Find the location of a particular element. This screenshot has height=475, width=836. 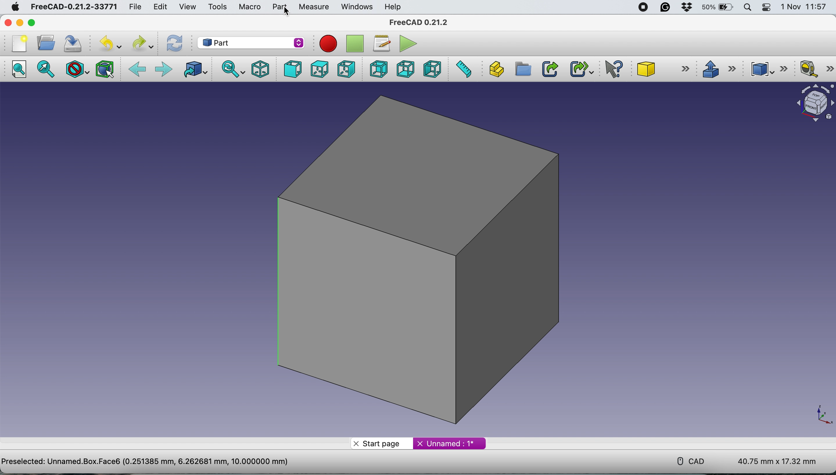

rear is located at coordinates (379, 69).